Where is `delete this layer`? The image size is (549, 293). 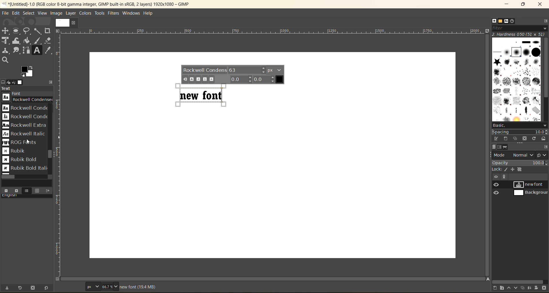 delete this layer is located at coordinates (544, 288).